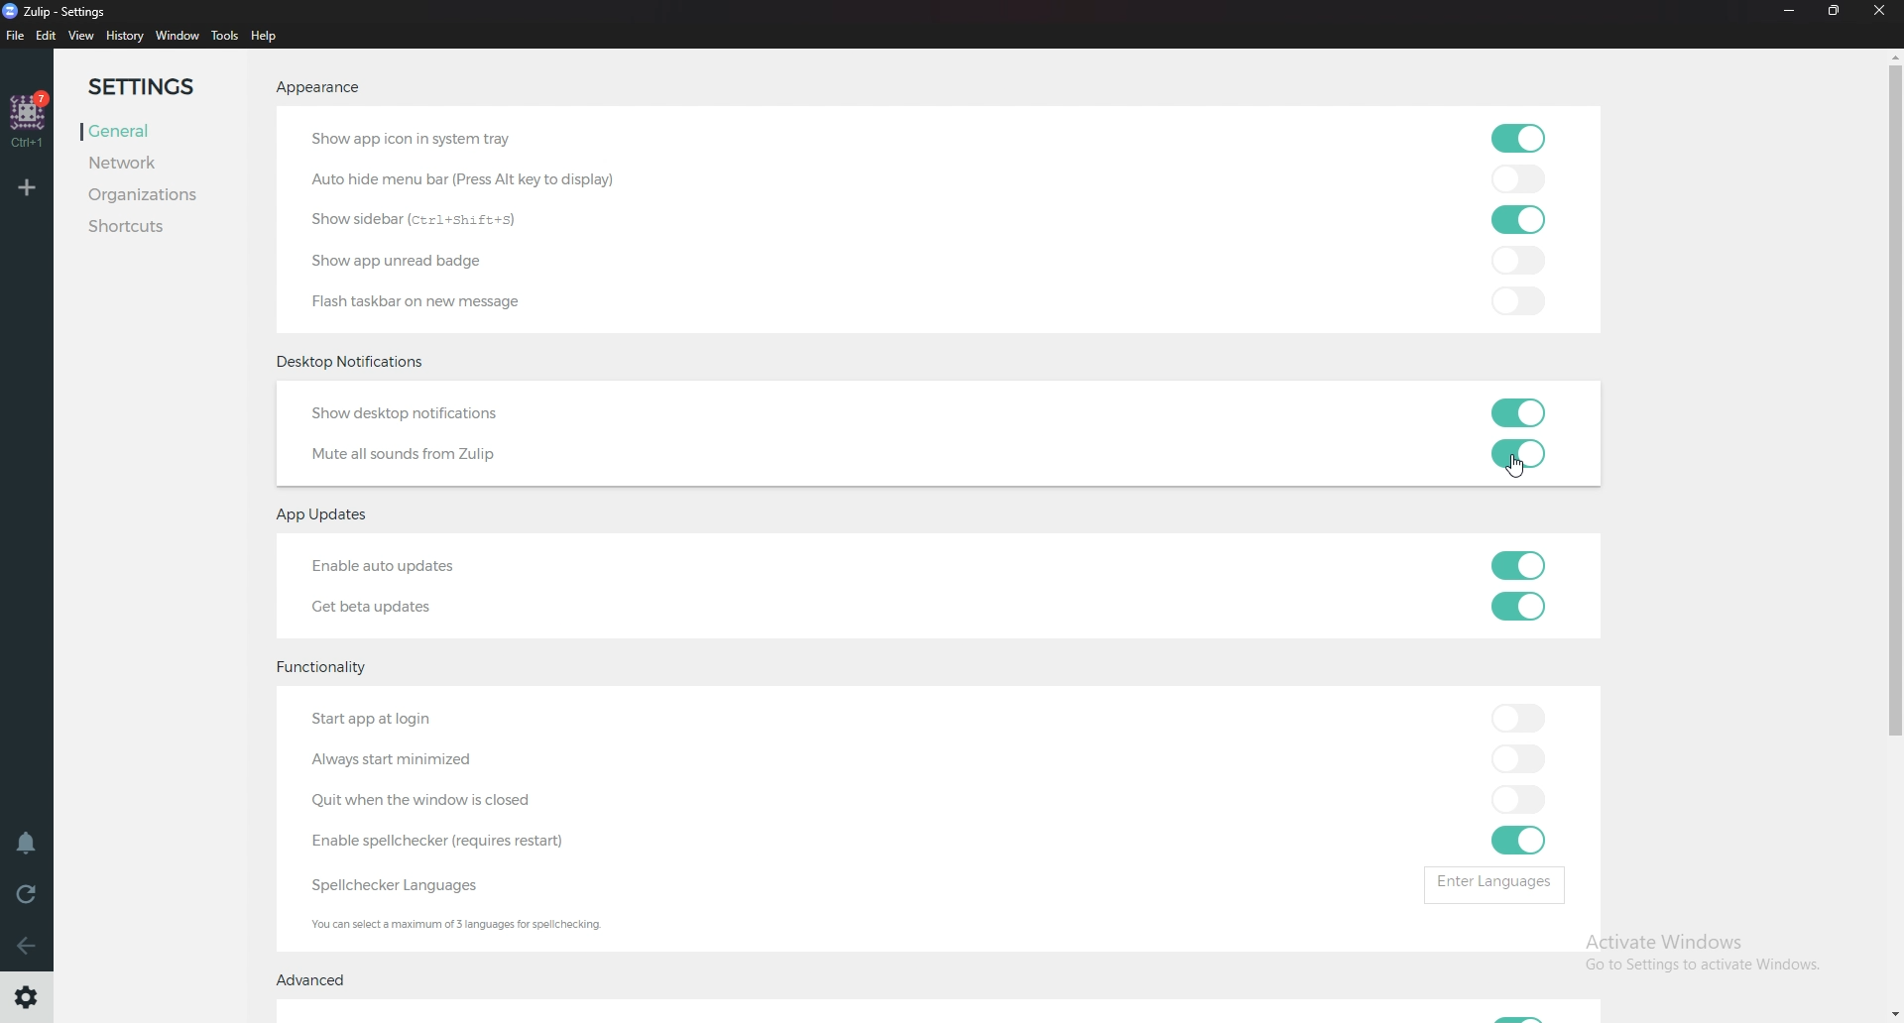 The height and width of the screenshot is (1023, 1904). Describe the element at coordinates (405, 565) in the screenshot. I see `Enable auto updates` at that location.